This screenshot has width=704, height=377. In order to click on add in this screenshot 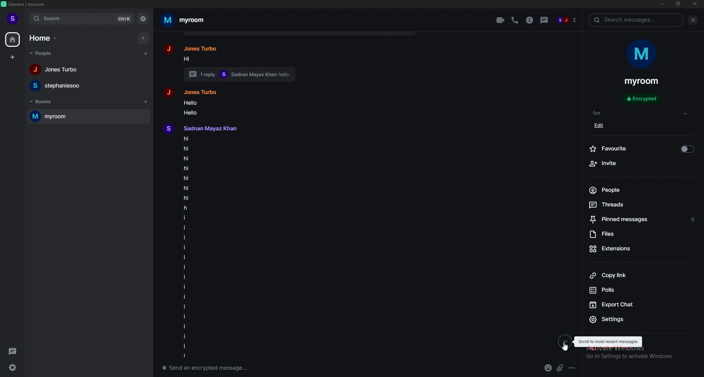, I will do `click(143, 38)`.